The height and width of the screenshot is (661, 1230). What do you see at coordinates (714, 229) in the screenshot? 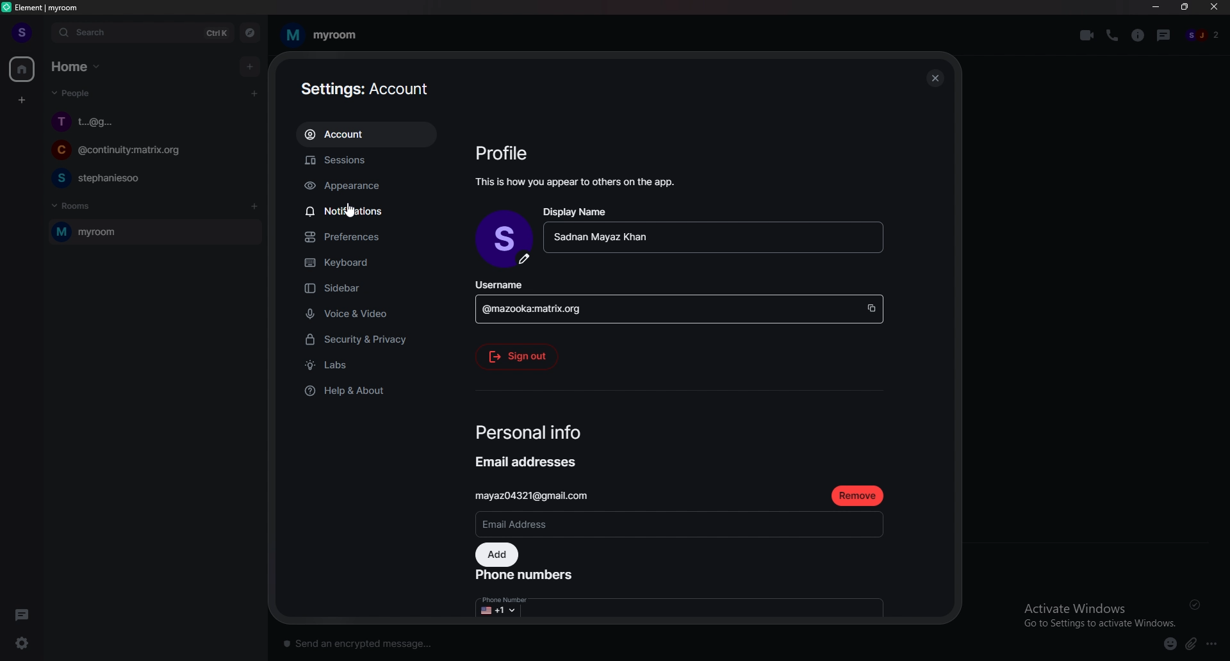
I see `display name` at bounding box center [714, 229].